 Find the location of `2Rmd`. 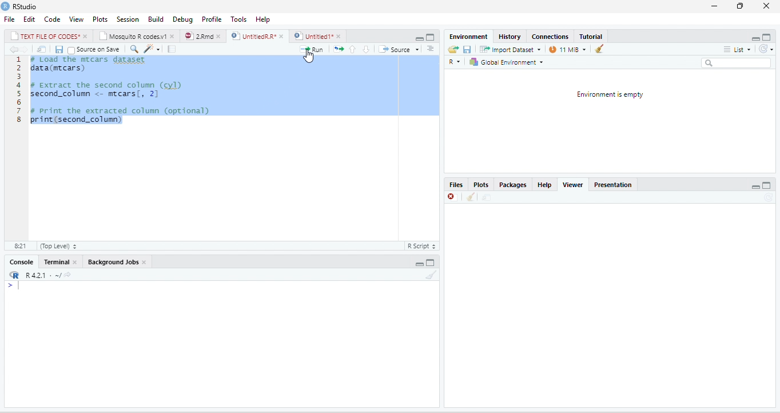

2Rmd is located at coordinates (198, 36).